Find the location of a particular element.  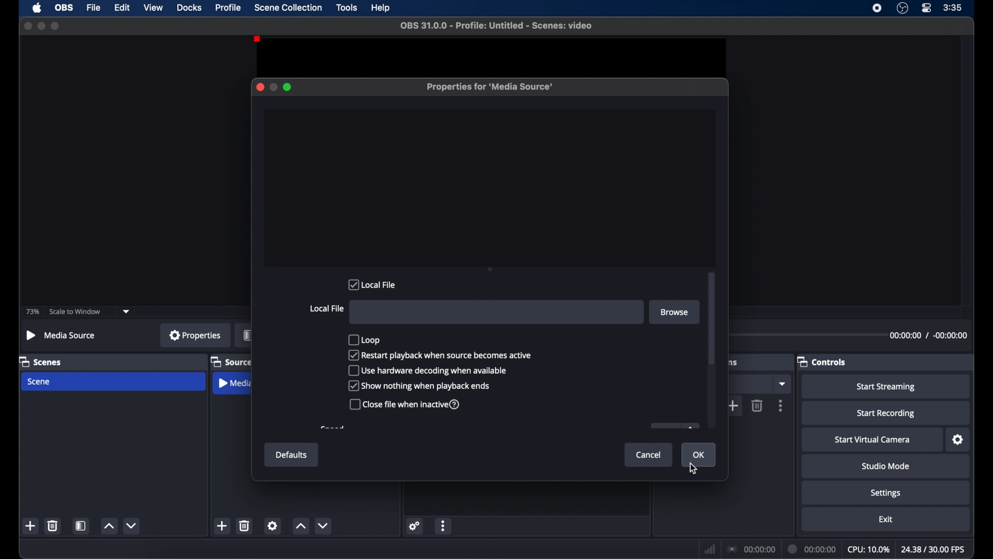

profile is located at coordinates (229, 8).